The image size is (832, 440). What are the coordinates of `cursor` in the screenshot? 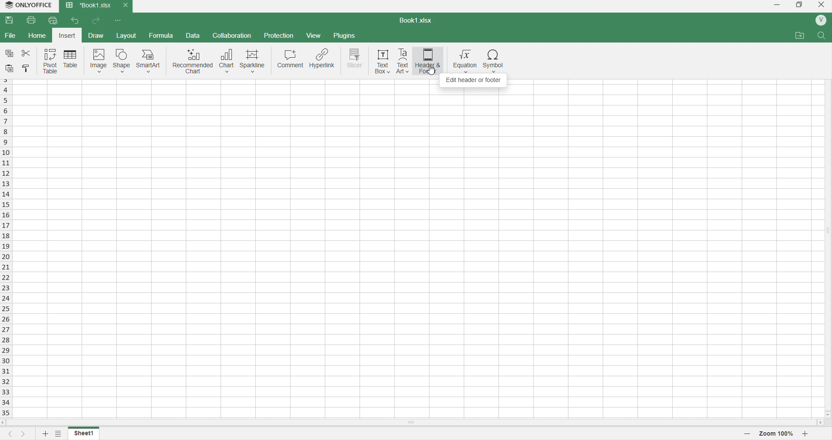 It's located at (432, 71).